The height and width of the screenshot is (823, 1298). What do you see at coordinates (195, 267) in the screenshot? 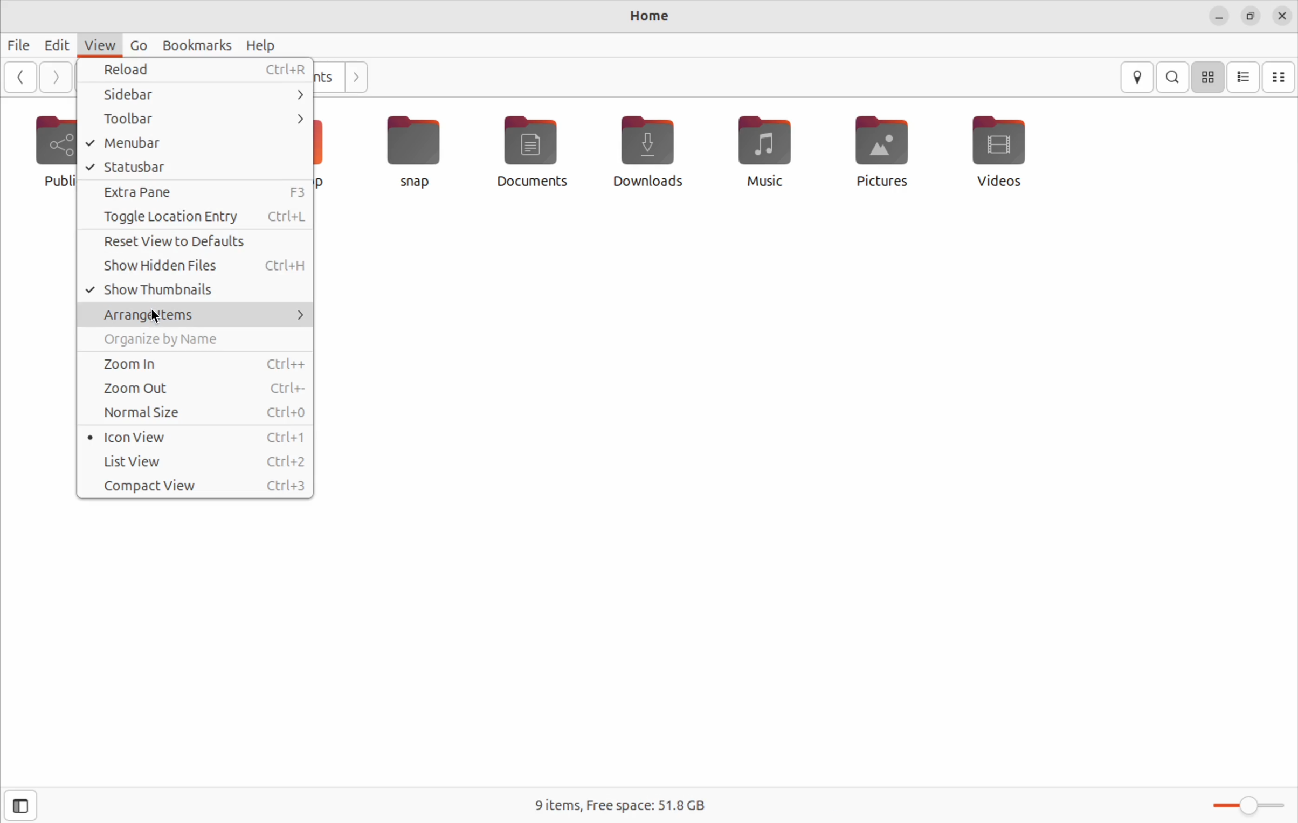
I see `show hidden files` at bounding box center [195, 267].